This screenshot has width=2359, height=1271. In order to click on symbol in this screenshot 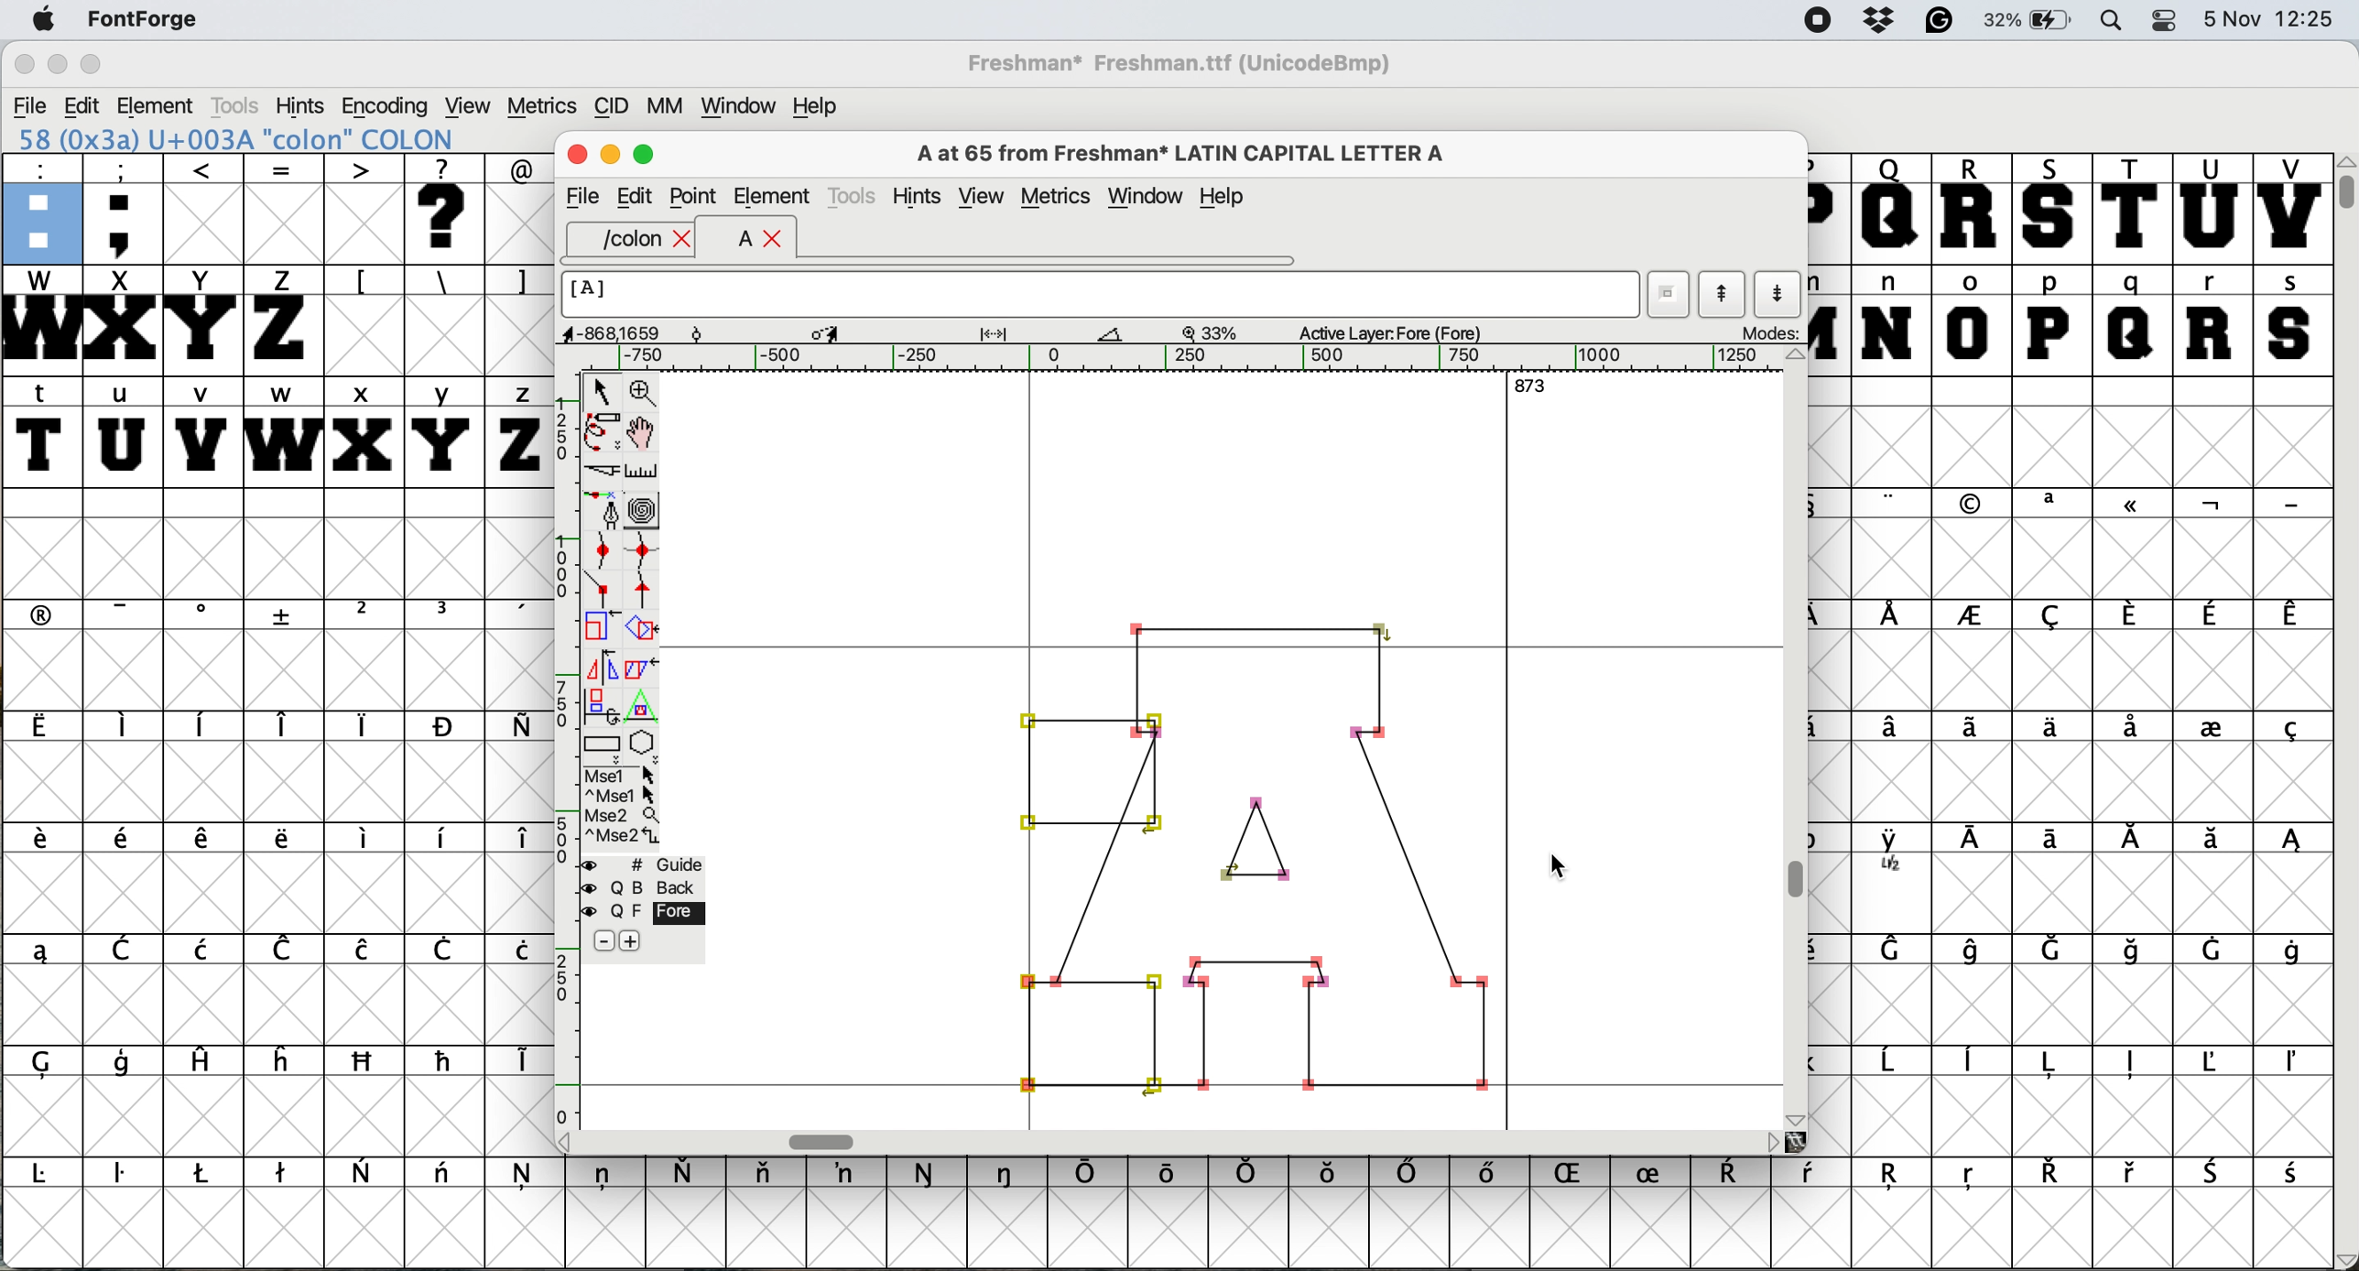, I will do `click(125, 1178)`.